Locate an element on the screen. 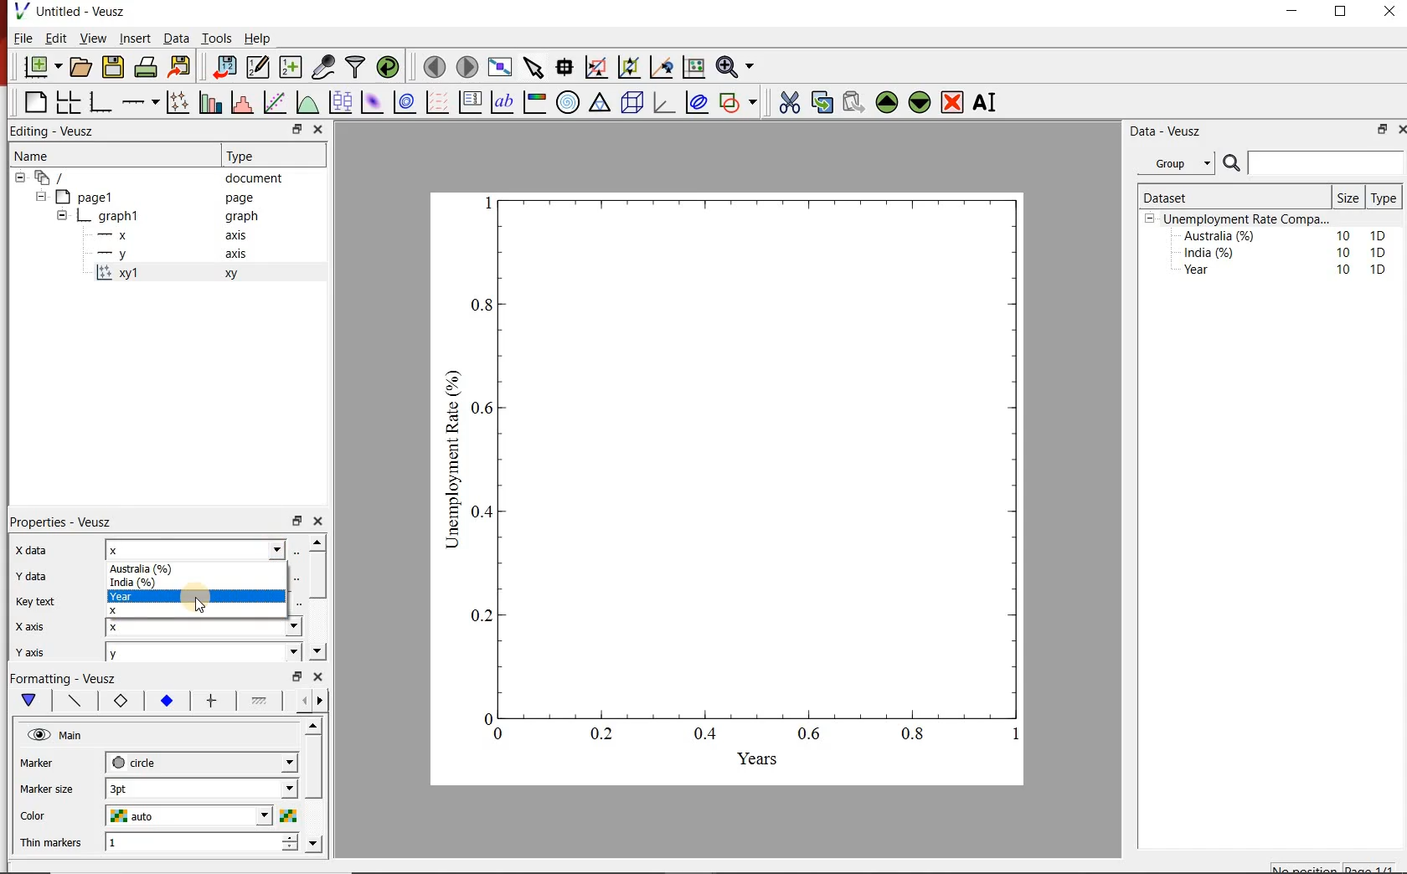  ‘document is located at coordinates (157, 177).